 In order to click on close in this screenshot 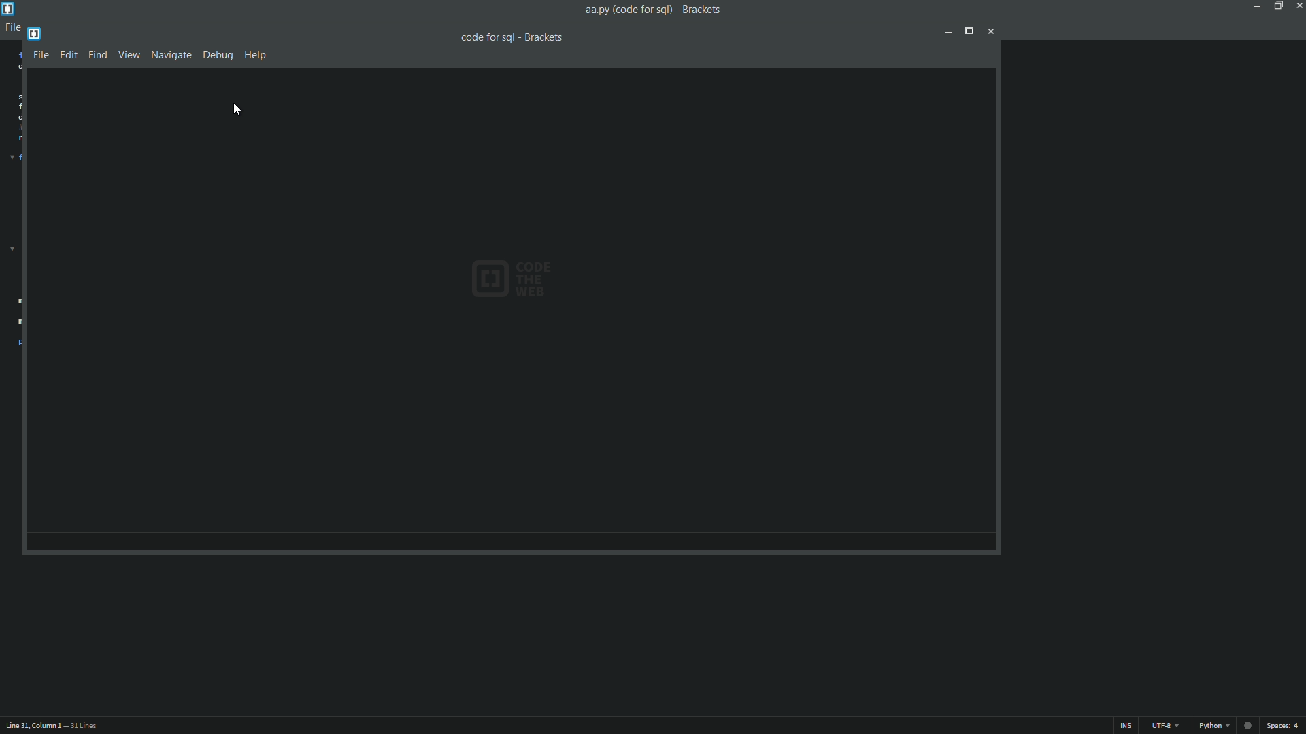, I will do `click(992, 33)`.